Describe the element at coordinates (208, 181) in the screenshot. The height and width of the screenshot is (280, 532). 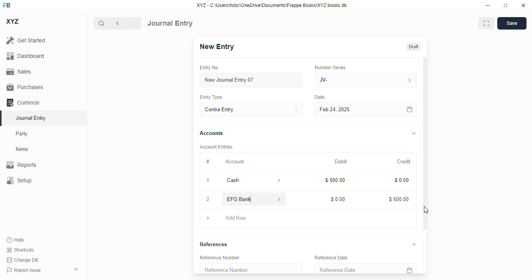
I see `1` at that location.